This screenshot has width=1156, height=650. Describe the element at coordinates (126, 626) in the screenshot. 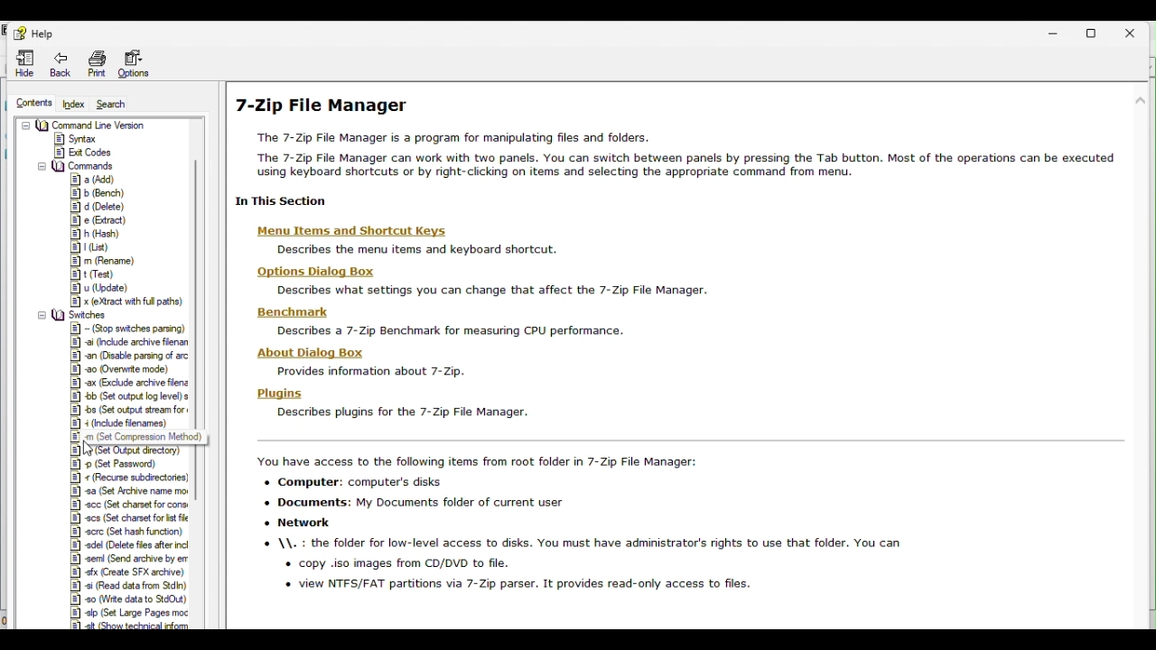

I see `slt` at that location.